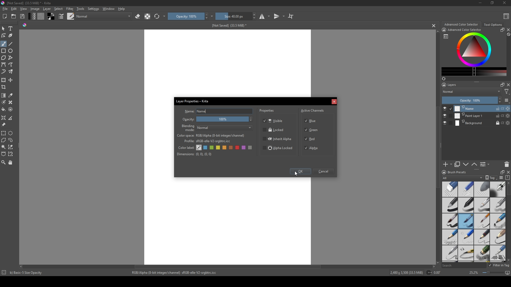 The height and width of the screenshot is (287, 511). What do you see at coordinates (437, 262) in the screenshot?
I see `scroll down` at bounding box center [437, 262].